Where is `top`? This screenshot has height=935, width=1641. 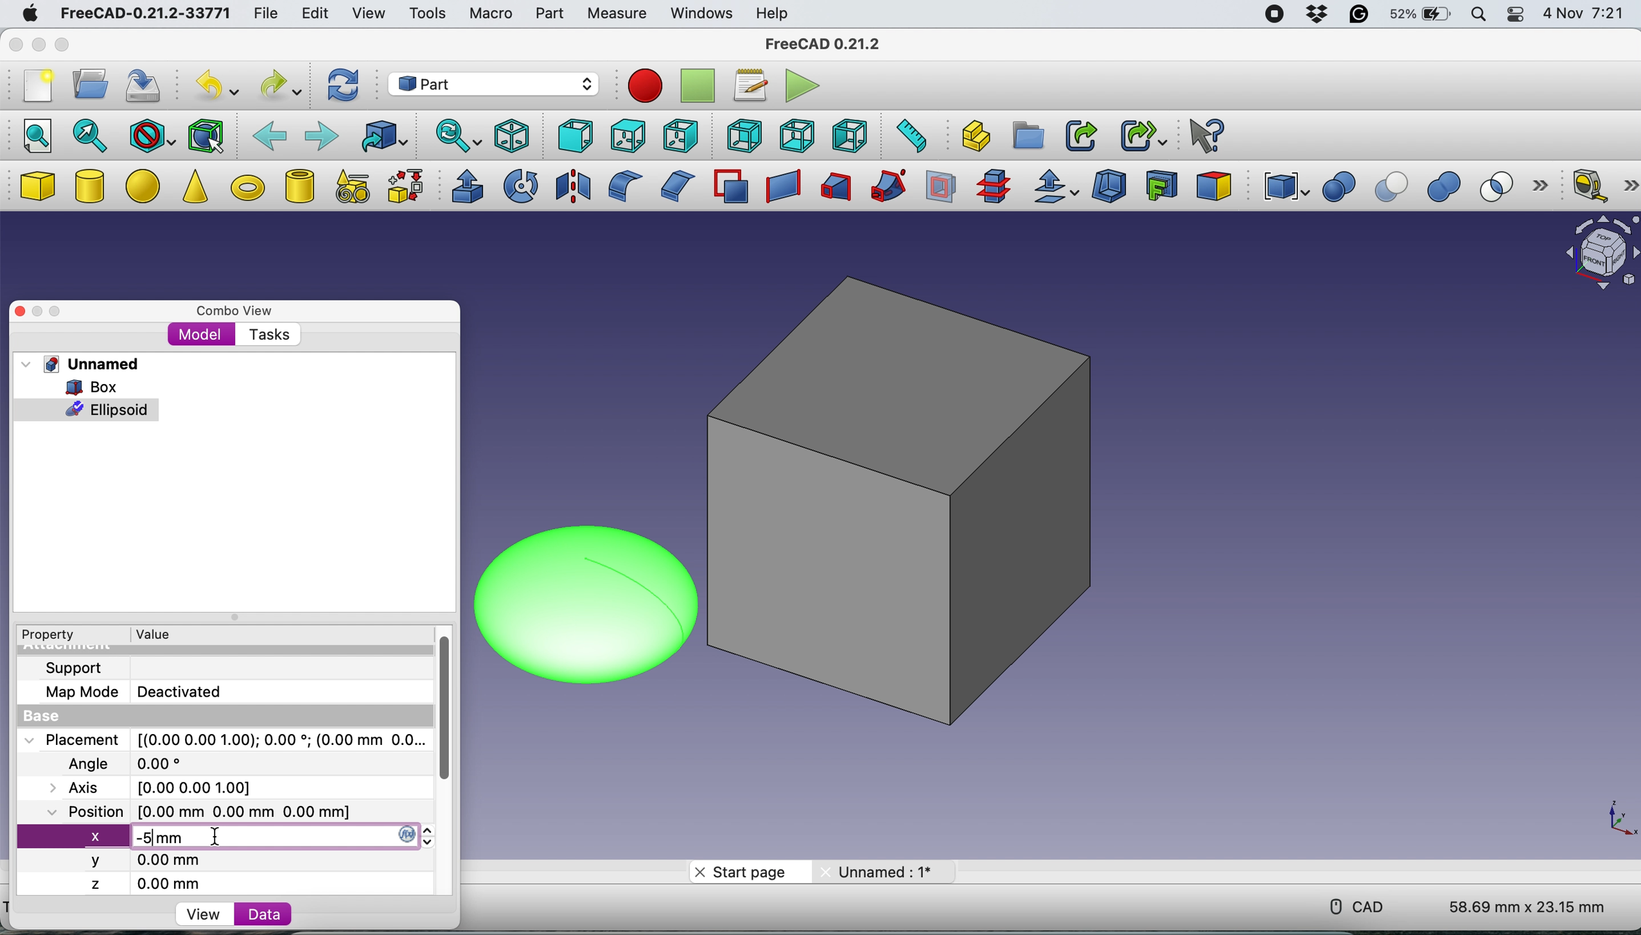
top is located at coordinates (626, 135).